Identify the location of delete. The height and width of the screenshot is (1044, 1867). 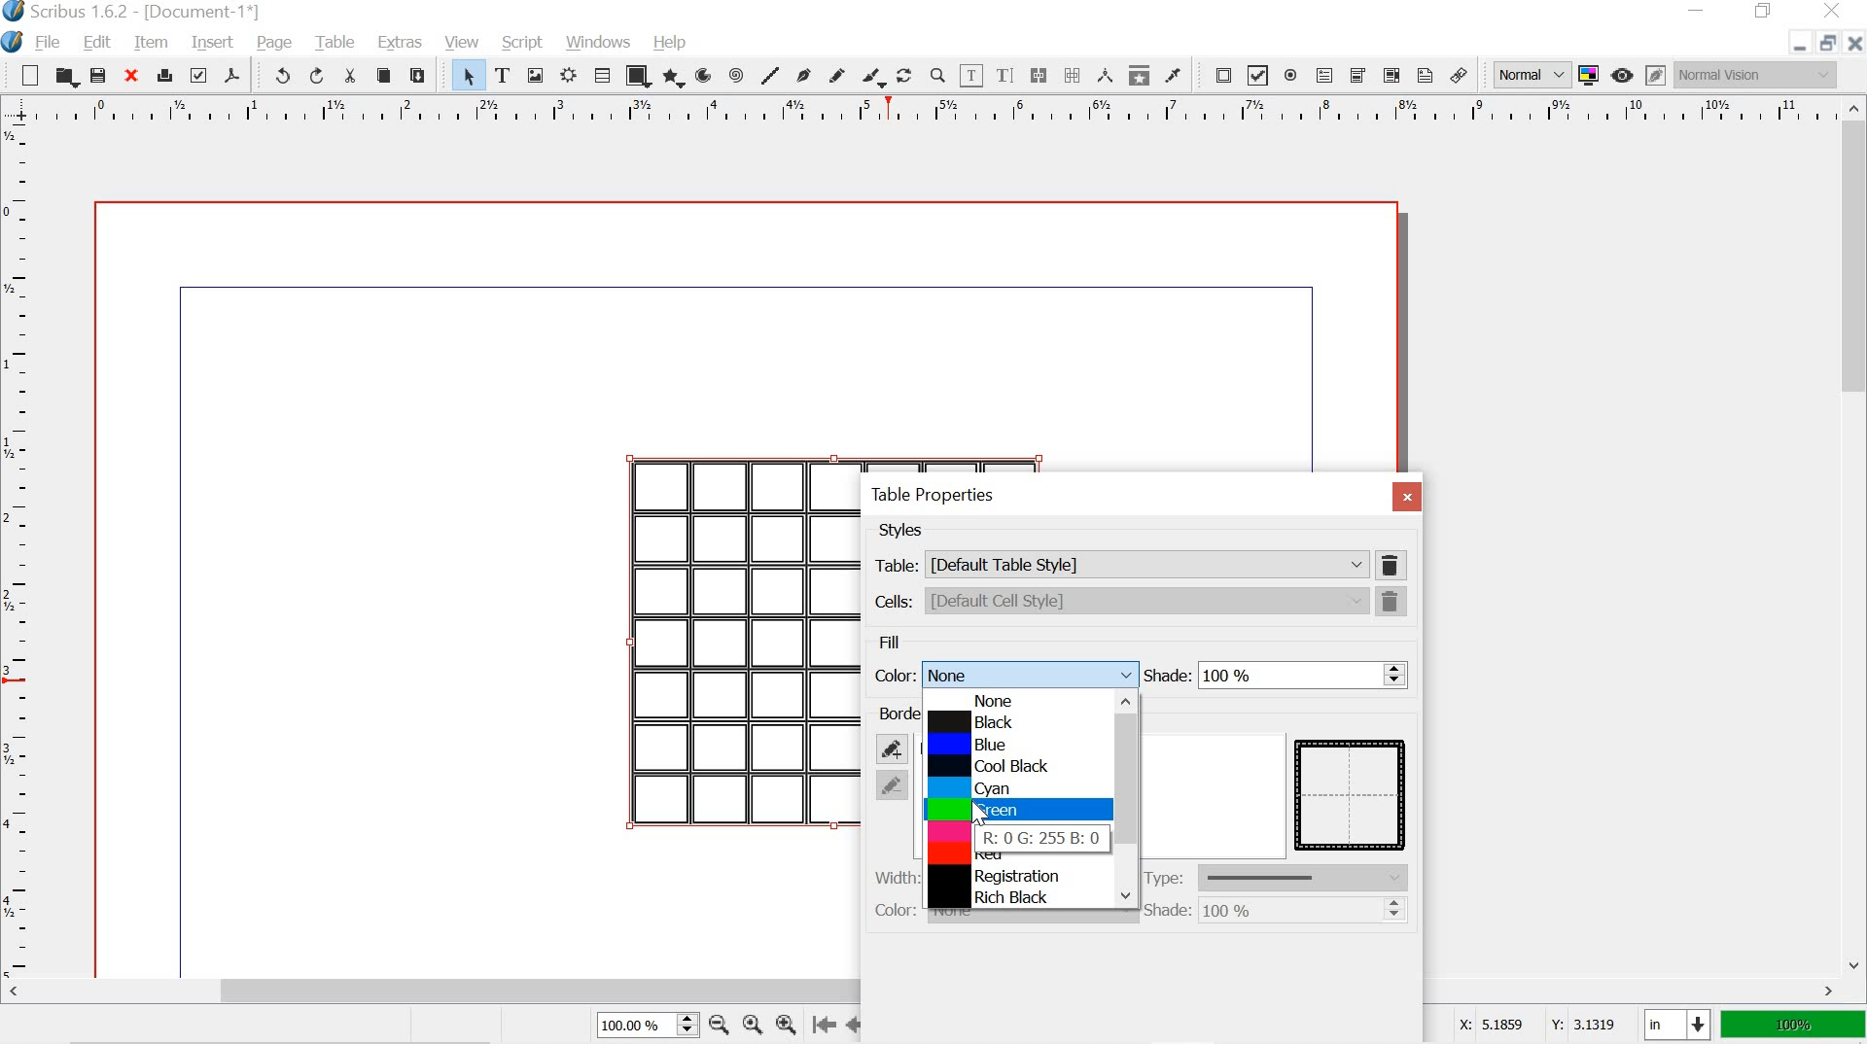
(1394, 565).